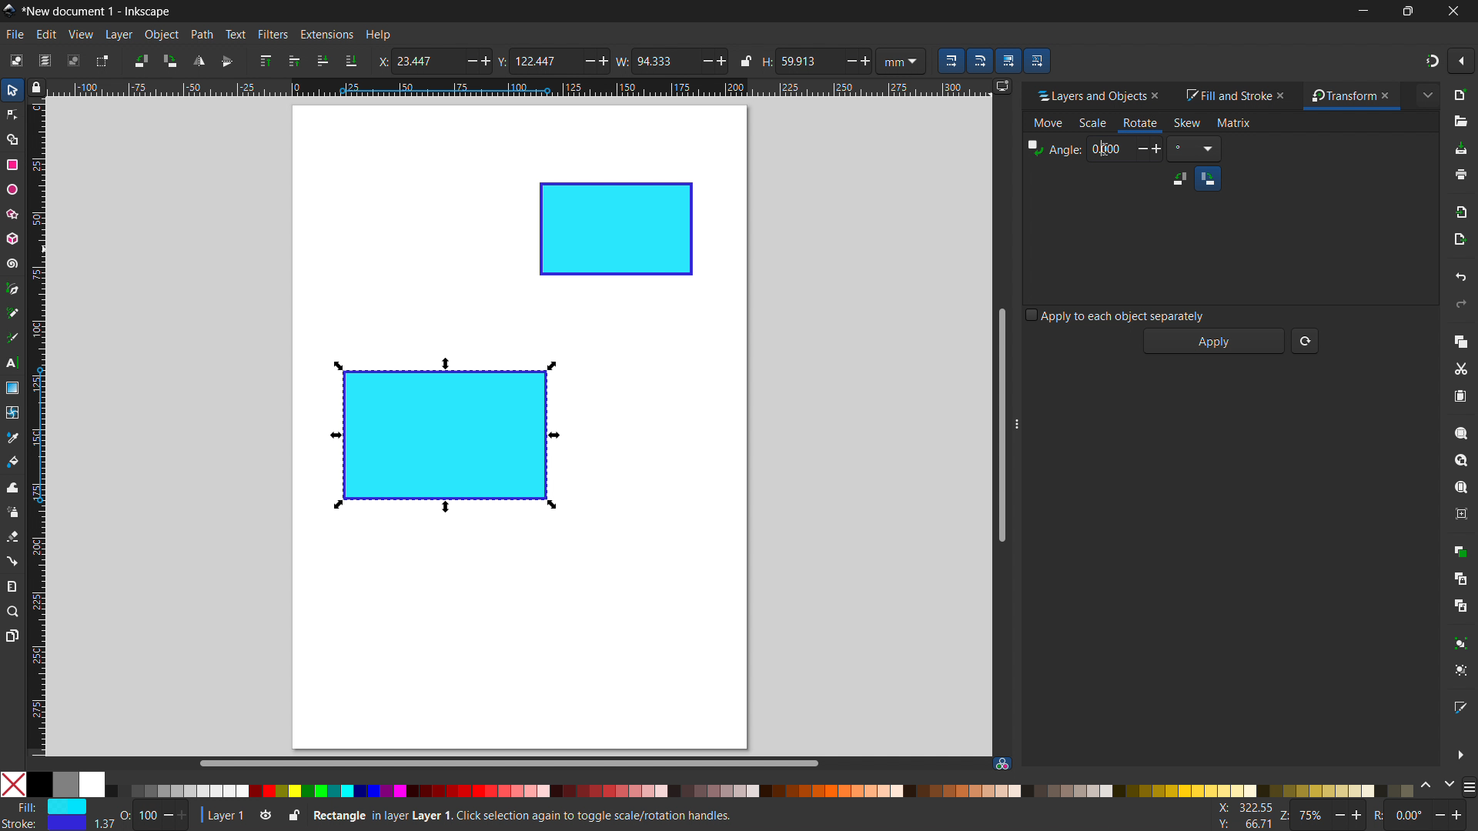  I want to click on rotate 90 cw, so click(169, 61).